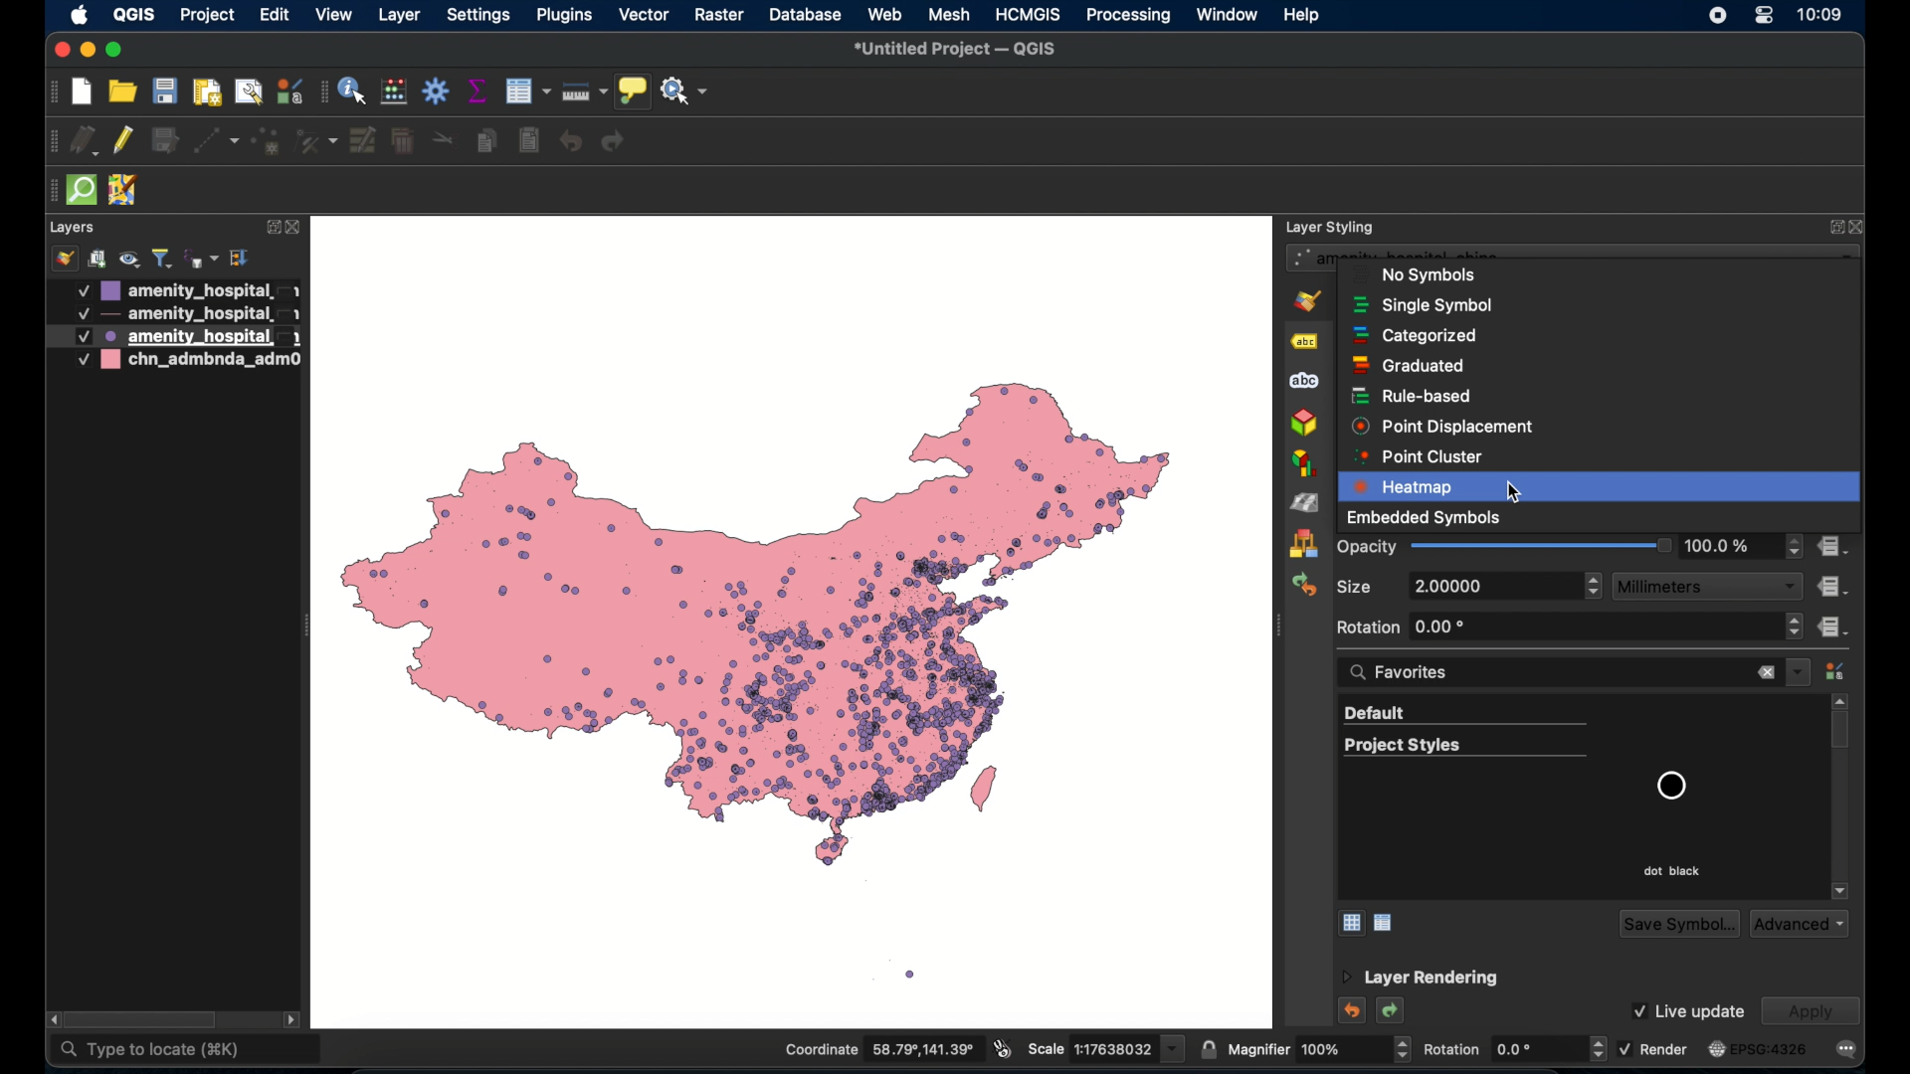 Image resolution: width=1910 pixels, height=1074 pixels. Describe the element at coordinates (1831, 226) in the screenshot. I see `expand` at that location.